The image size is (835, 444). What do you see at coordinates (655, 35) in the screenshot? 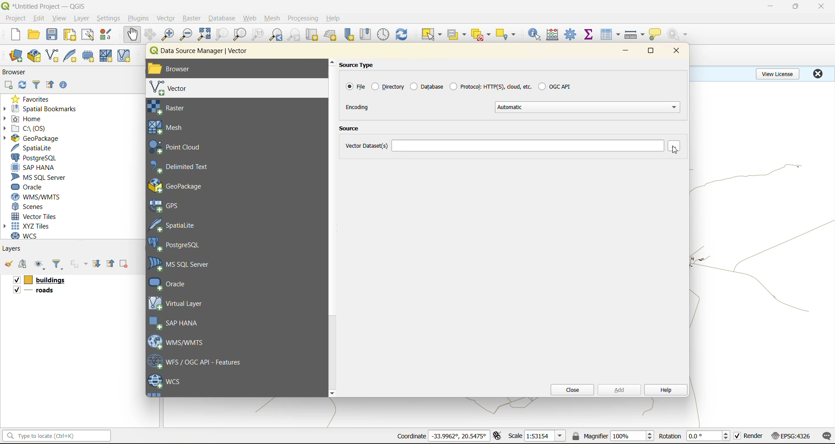
I see `show tips` at bounding box center [655, 35].